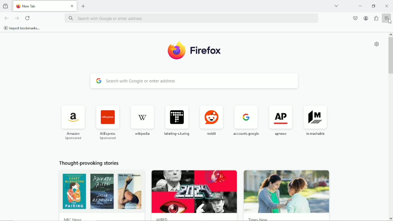  I want to click on Import bookmarks, so click(23, 28).